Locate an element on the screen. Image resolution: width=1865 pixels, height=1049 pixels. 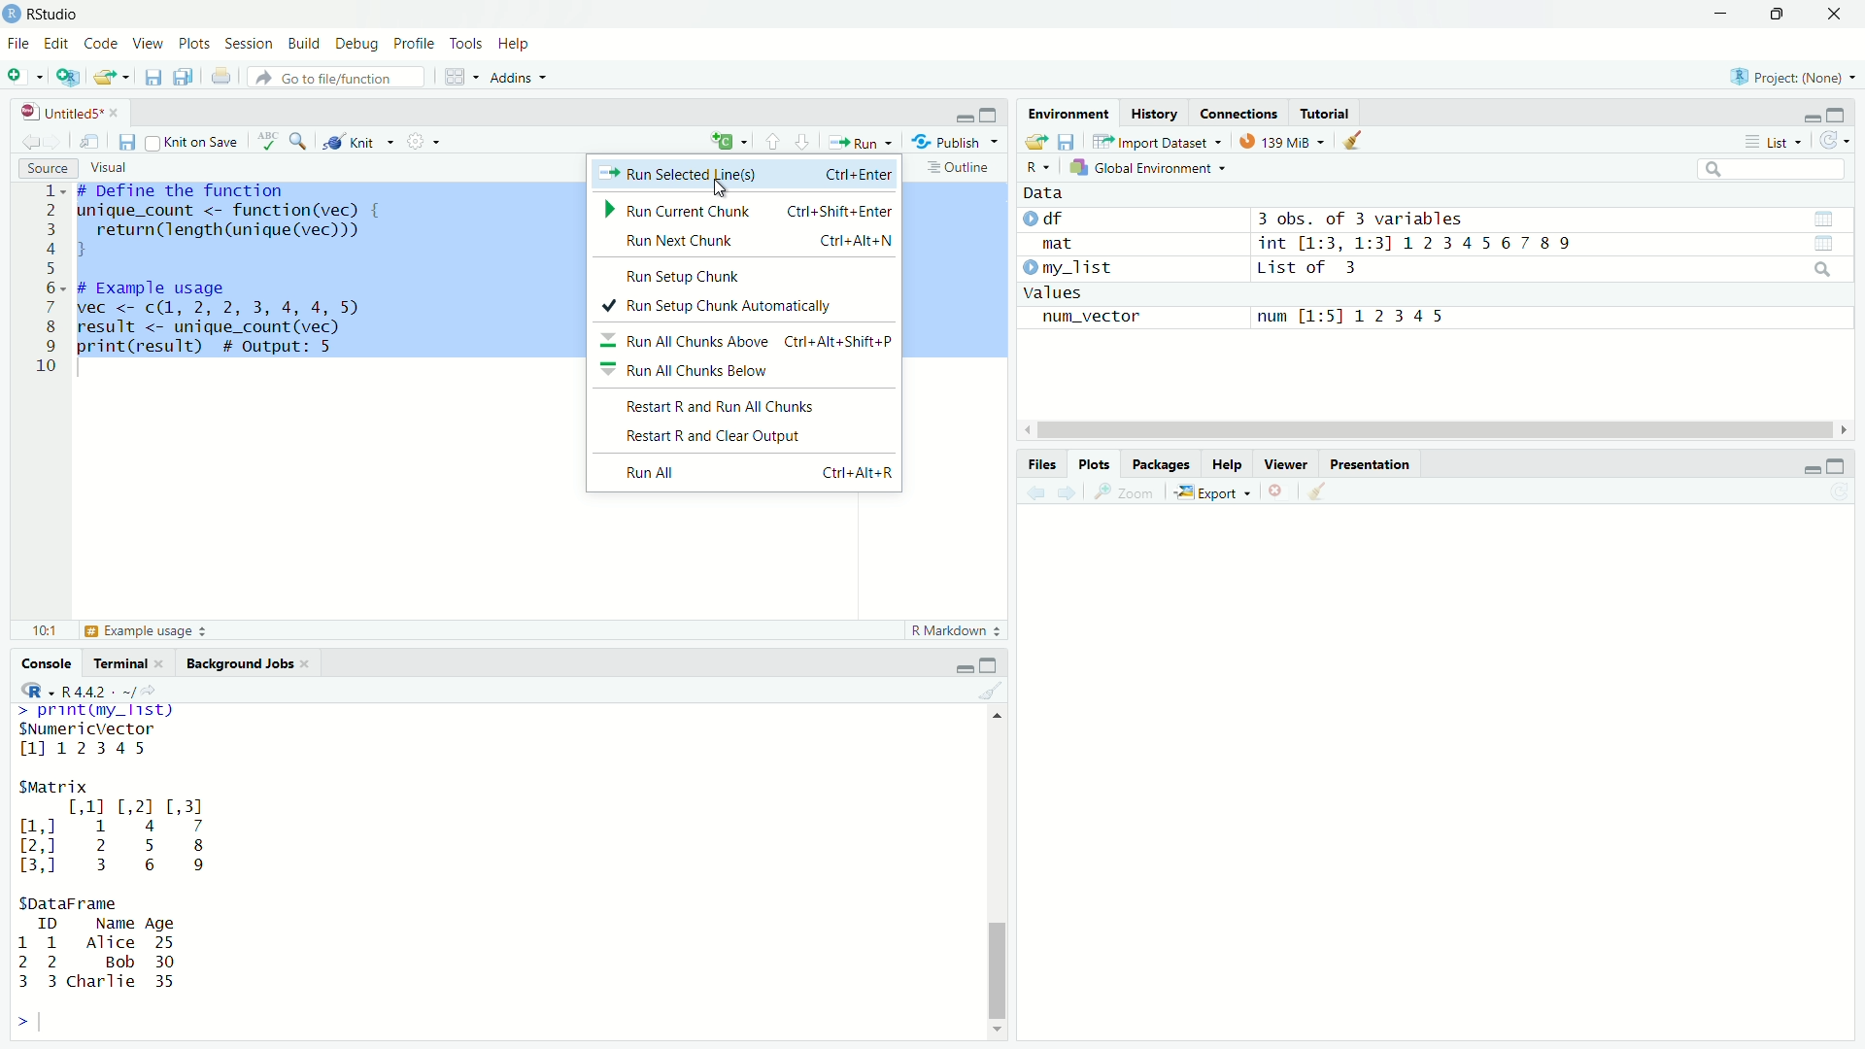
List is located at coordinates (1774, 143).